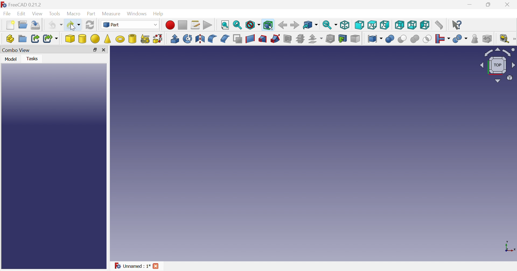 The height and width of the screenshot is (271, 517). What do you see at coordinates (374, 38) in the screenshot?
I see `Compound tools` at bounding box center [374, 38].